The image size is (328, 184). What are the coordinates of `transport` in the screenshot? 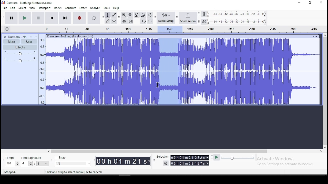 It's located at (45, 8).